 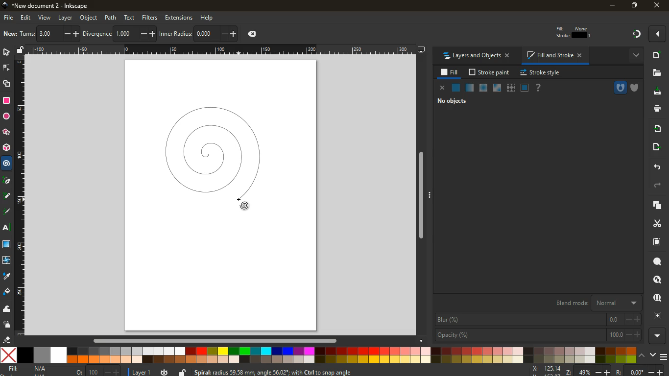 What do you see at coordinates (657, 336) in the screenshot?
I see `more` at bounding box center [657, 336].